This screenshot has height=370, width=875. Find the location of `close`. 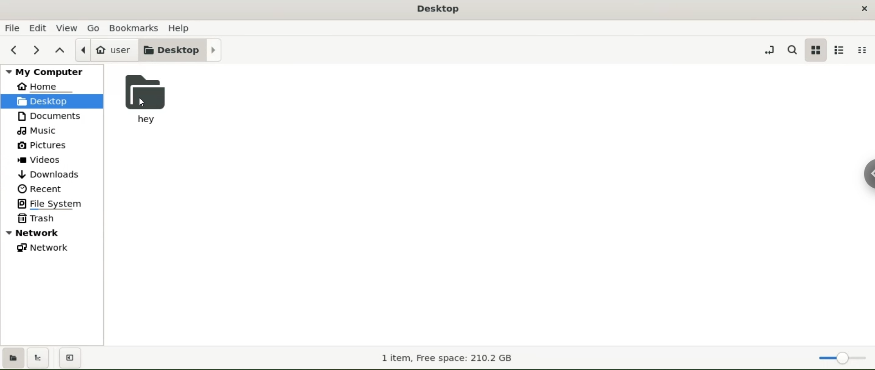

close is located at coordinates (865, 7).